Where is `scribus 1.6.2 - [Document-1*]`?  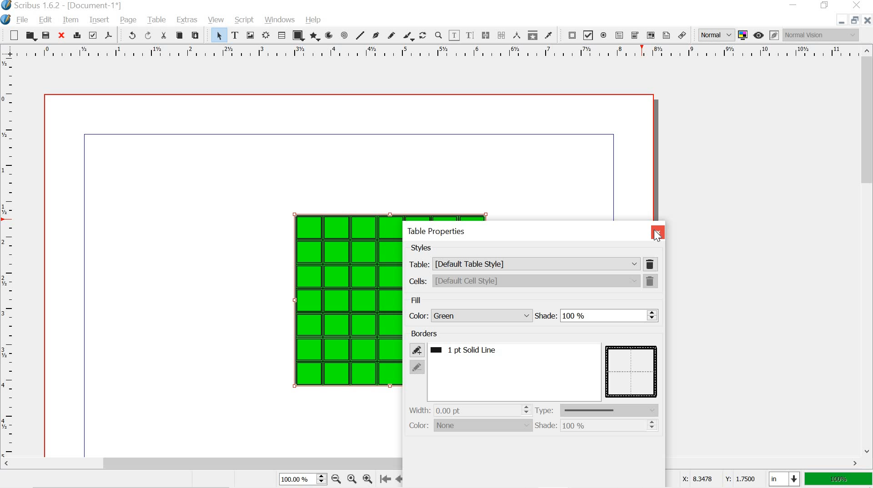
scribus 1.6.2 - [Document-1*] is located at coordinates (66, 5).